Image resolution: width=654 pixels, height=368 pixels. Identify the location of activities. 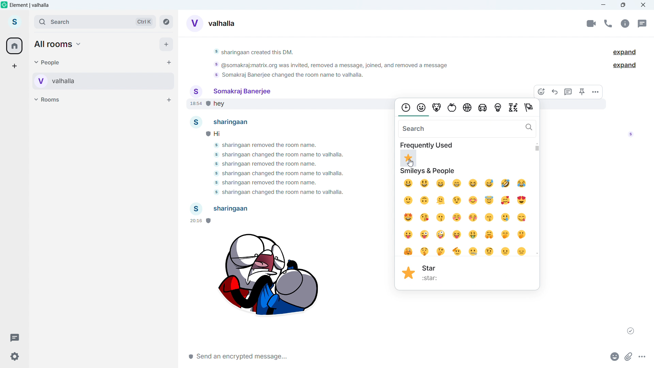
(467, 107).